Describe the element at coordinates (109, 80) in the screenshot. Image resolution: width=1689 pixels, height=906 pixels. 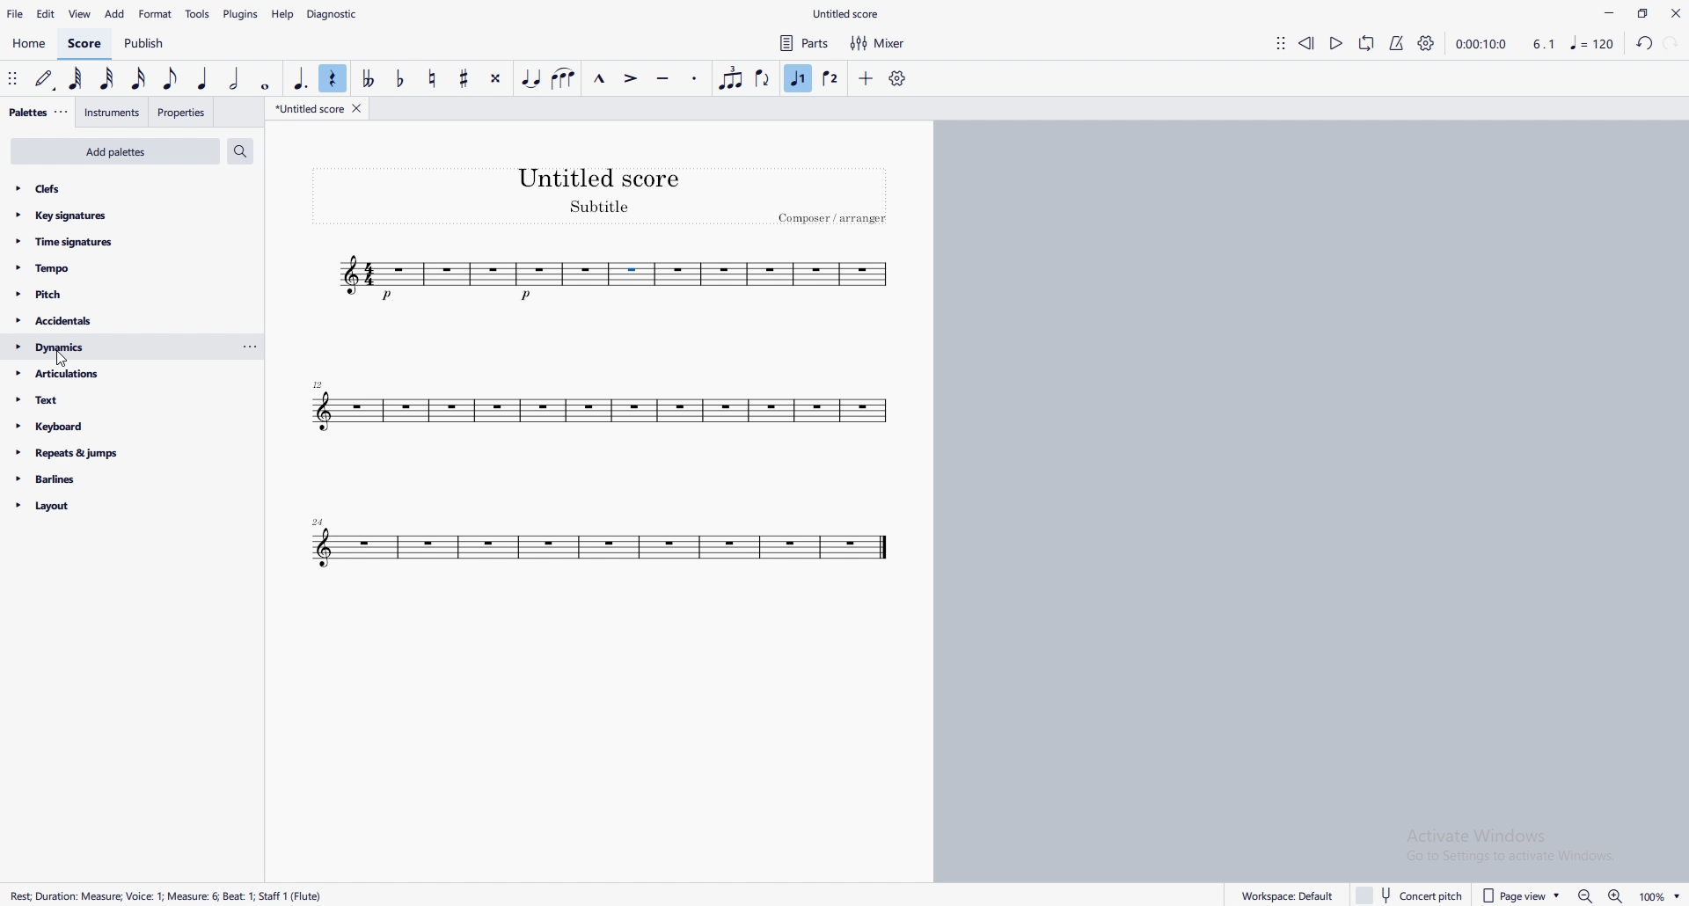
I see `32nd note` at that location.